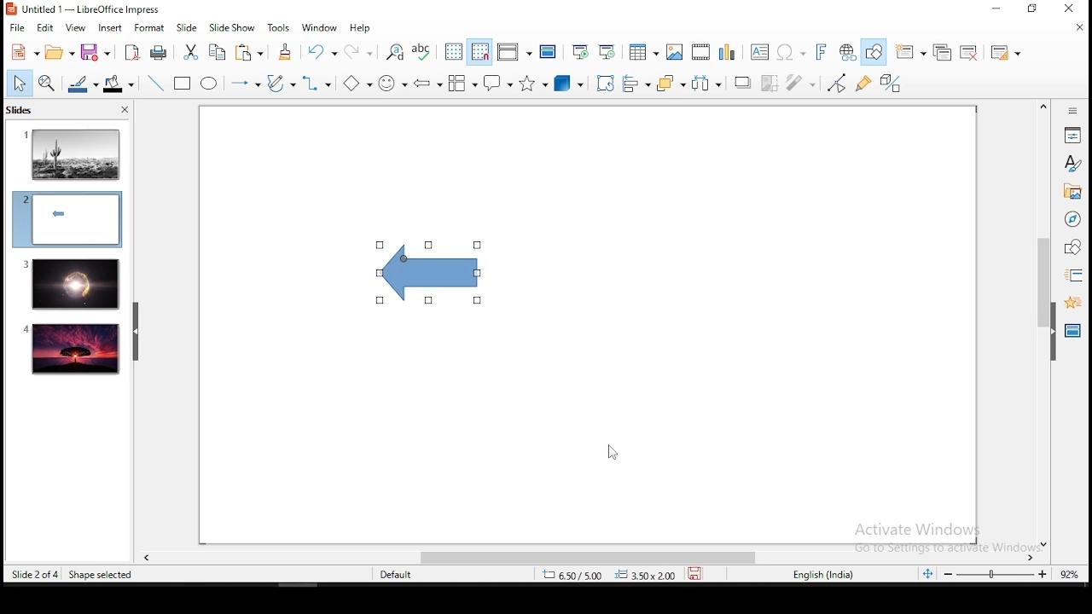 This screenshot has height=614, width=1092. I want to click on shapes, so click(1071, 247).